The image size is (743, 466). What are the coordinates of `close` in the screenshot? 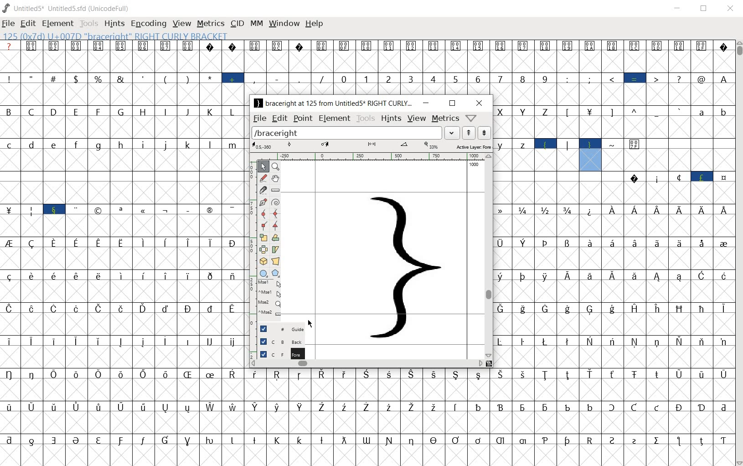 It's located at (480, 103).